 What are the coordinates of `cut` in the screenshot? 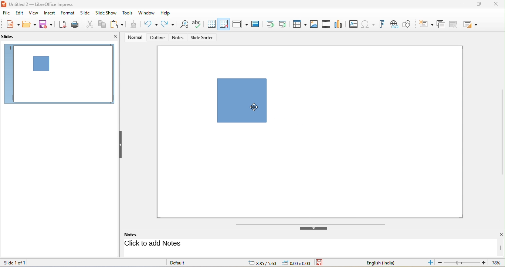 It's located at (91, 24).